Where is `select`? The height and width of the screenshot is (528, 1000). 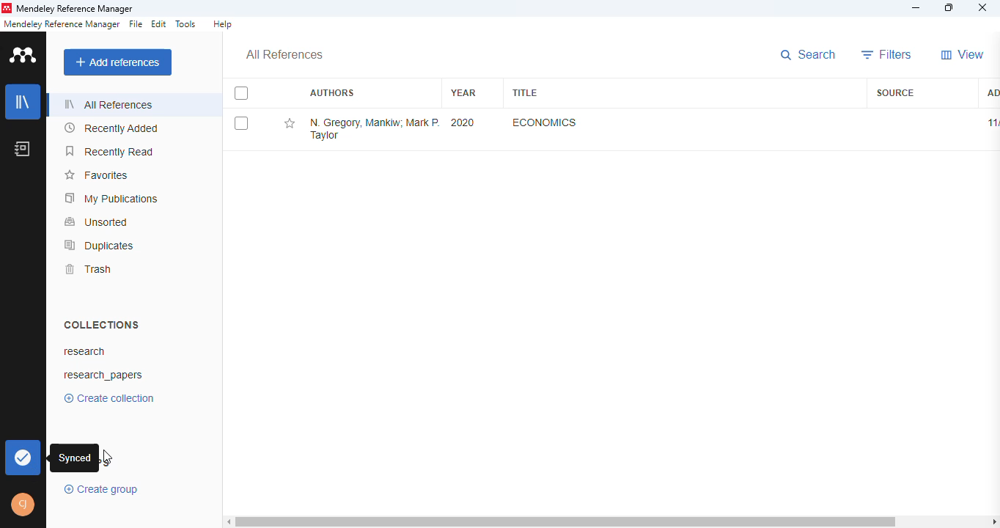
select is located at coordinates (240, 93).